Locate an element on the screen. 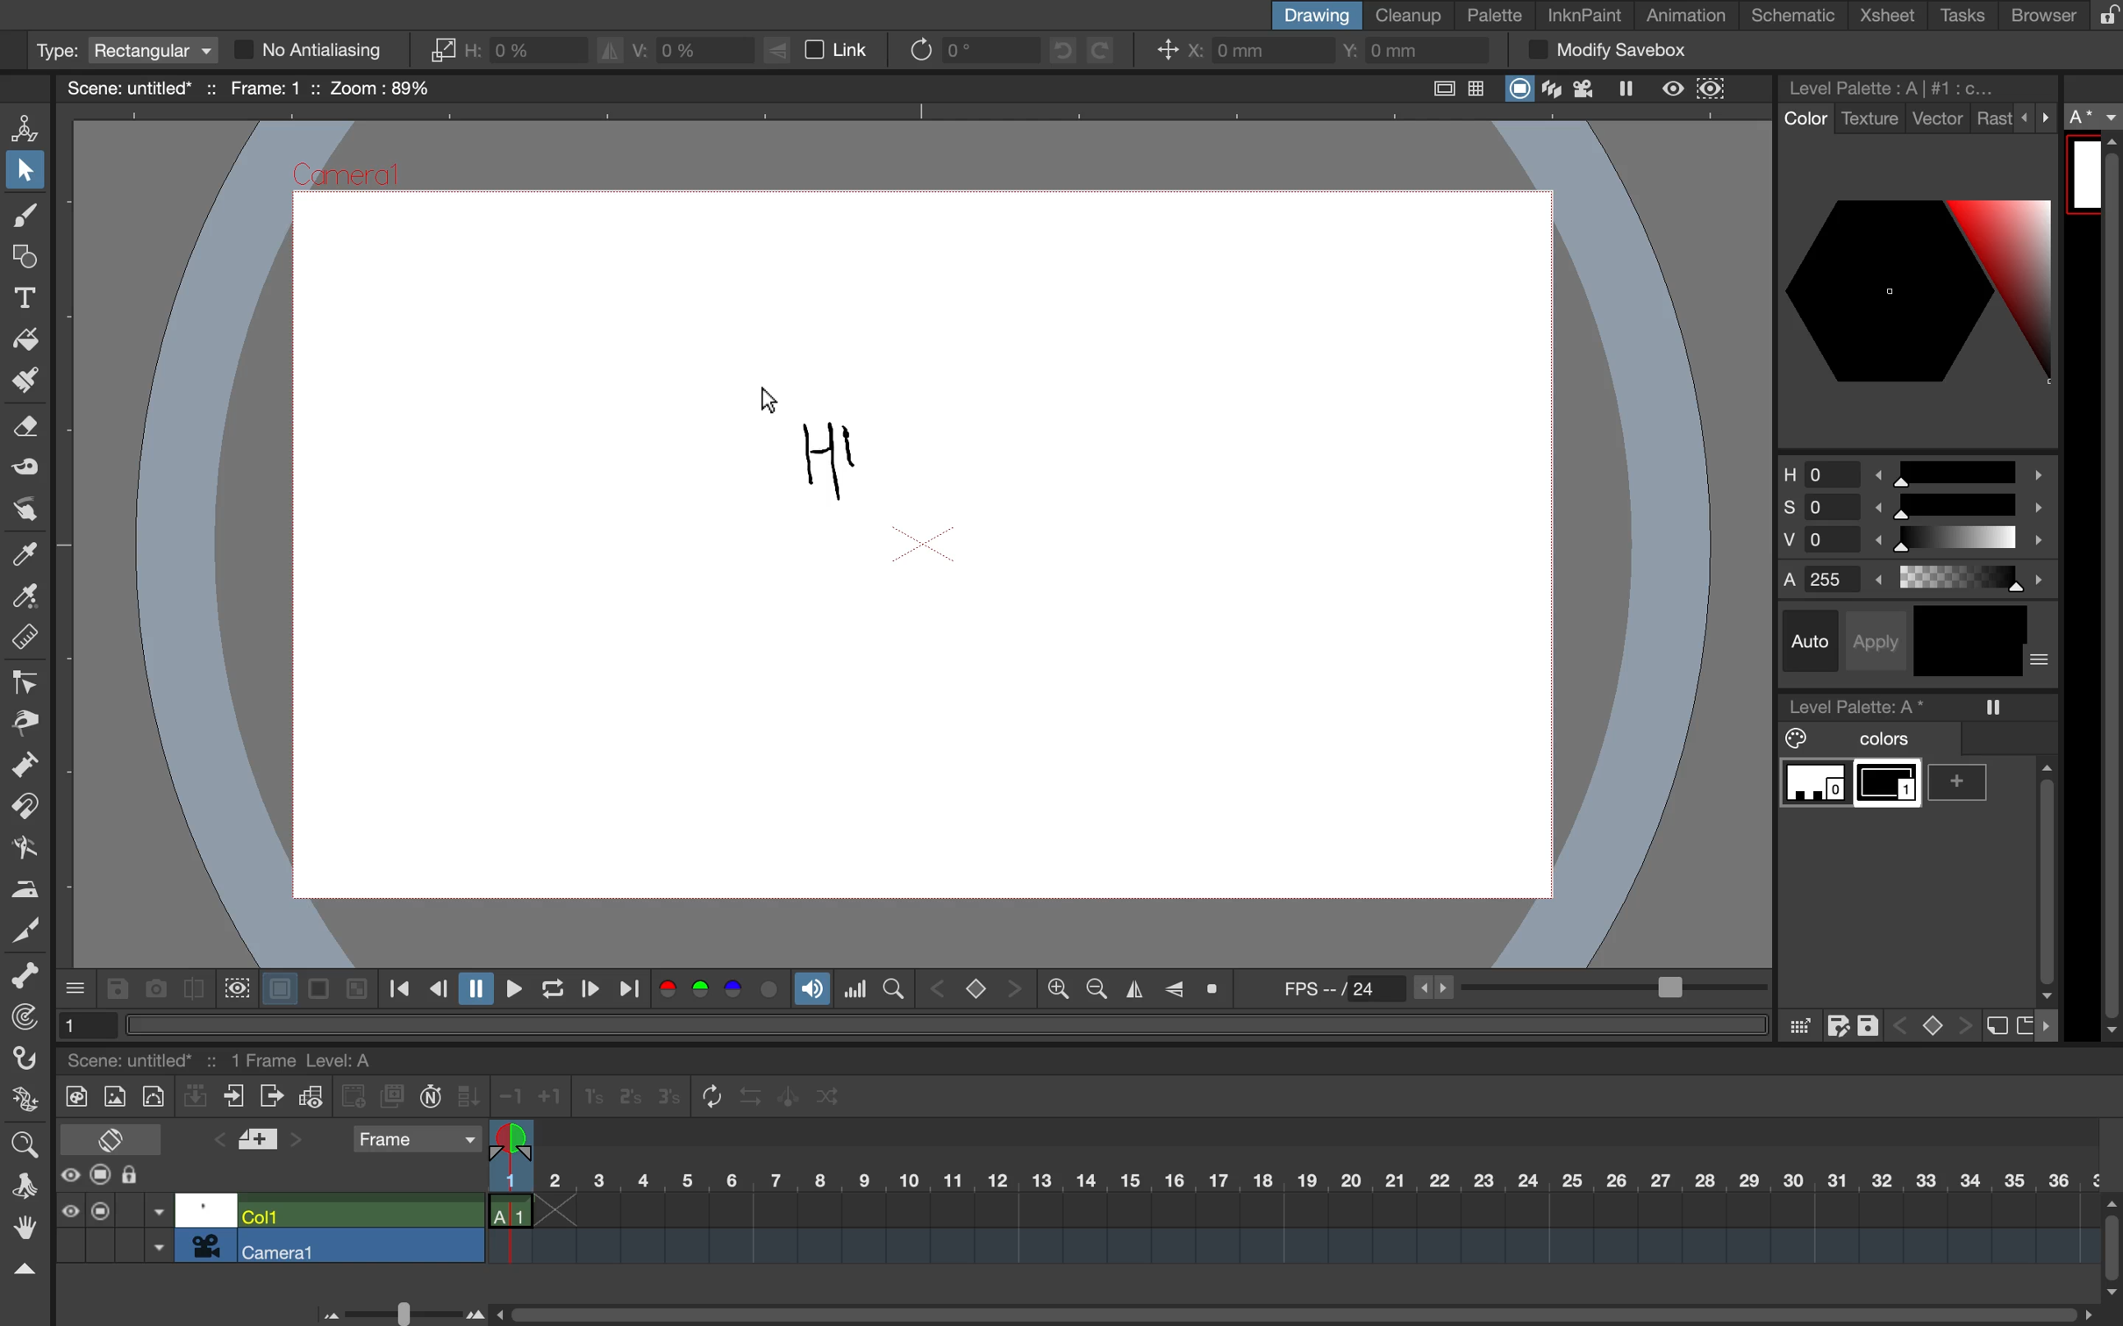  frames per second is located at coordinates (1514, 990).